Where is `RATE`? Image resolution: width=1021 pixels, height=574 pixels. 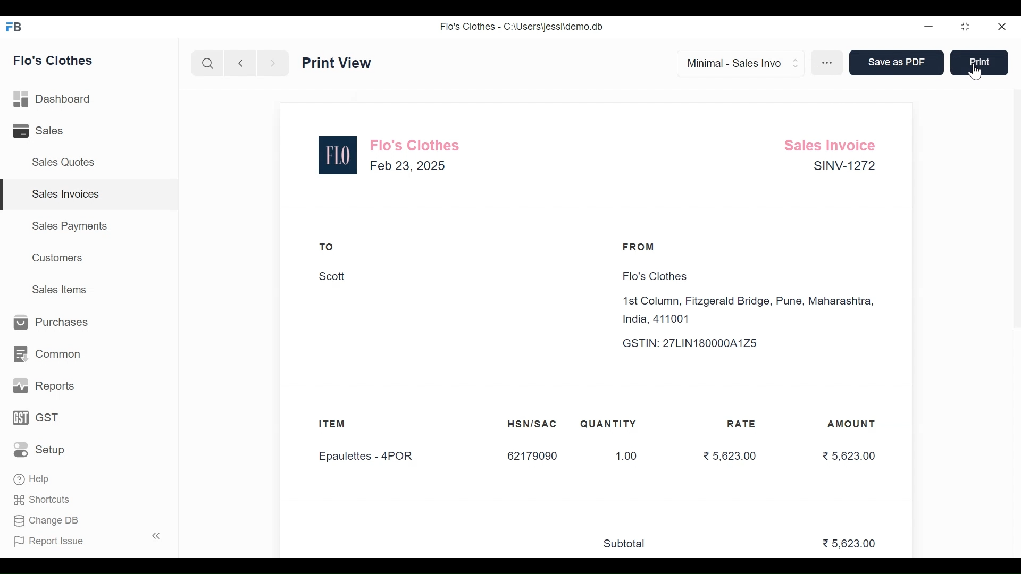
RATE is located at coordinates (744, 424).